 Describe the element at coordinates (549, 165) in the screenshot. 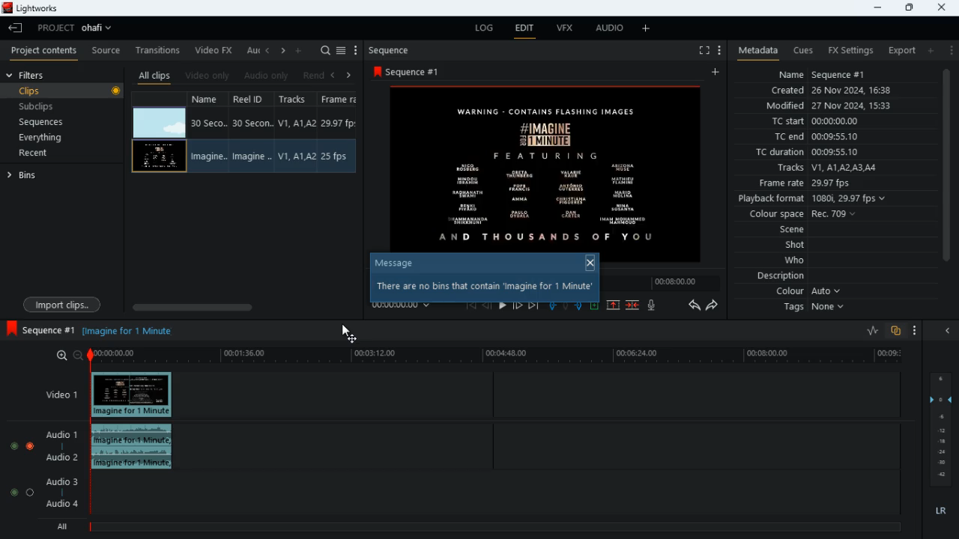

I see `image` at that location.